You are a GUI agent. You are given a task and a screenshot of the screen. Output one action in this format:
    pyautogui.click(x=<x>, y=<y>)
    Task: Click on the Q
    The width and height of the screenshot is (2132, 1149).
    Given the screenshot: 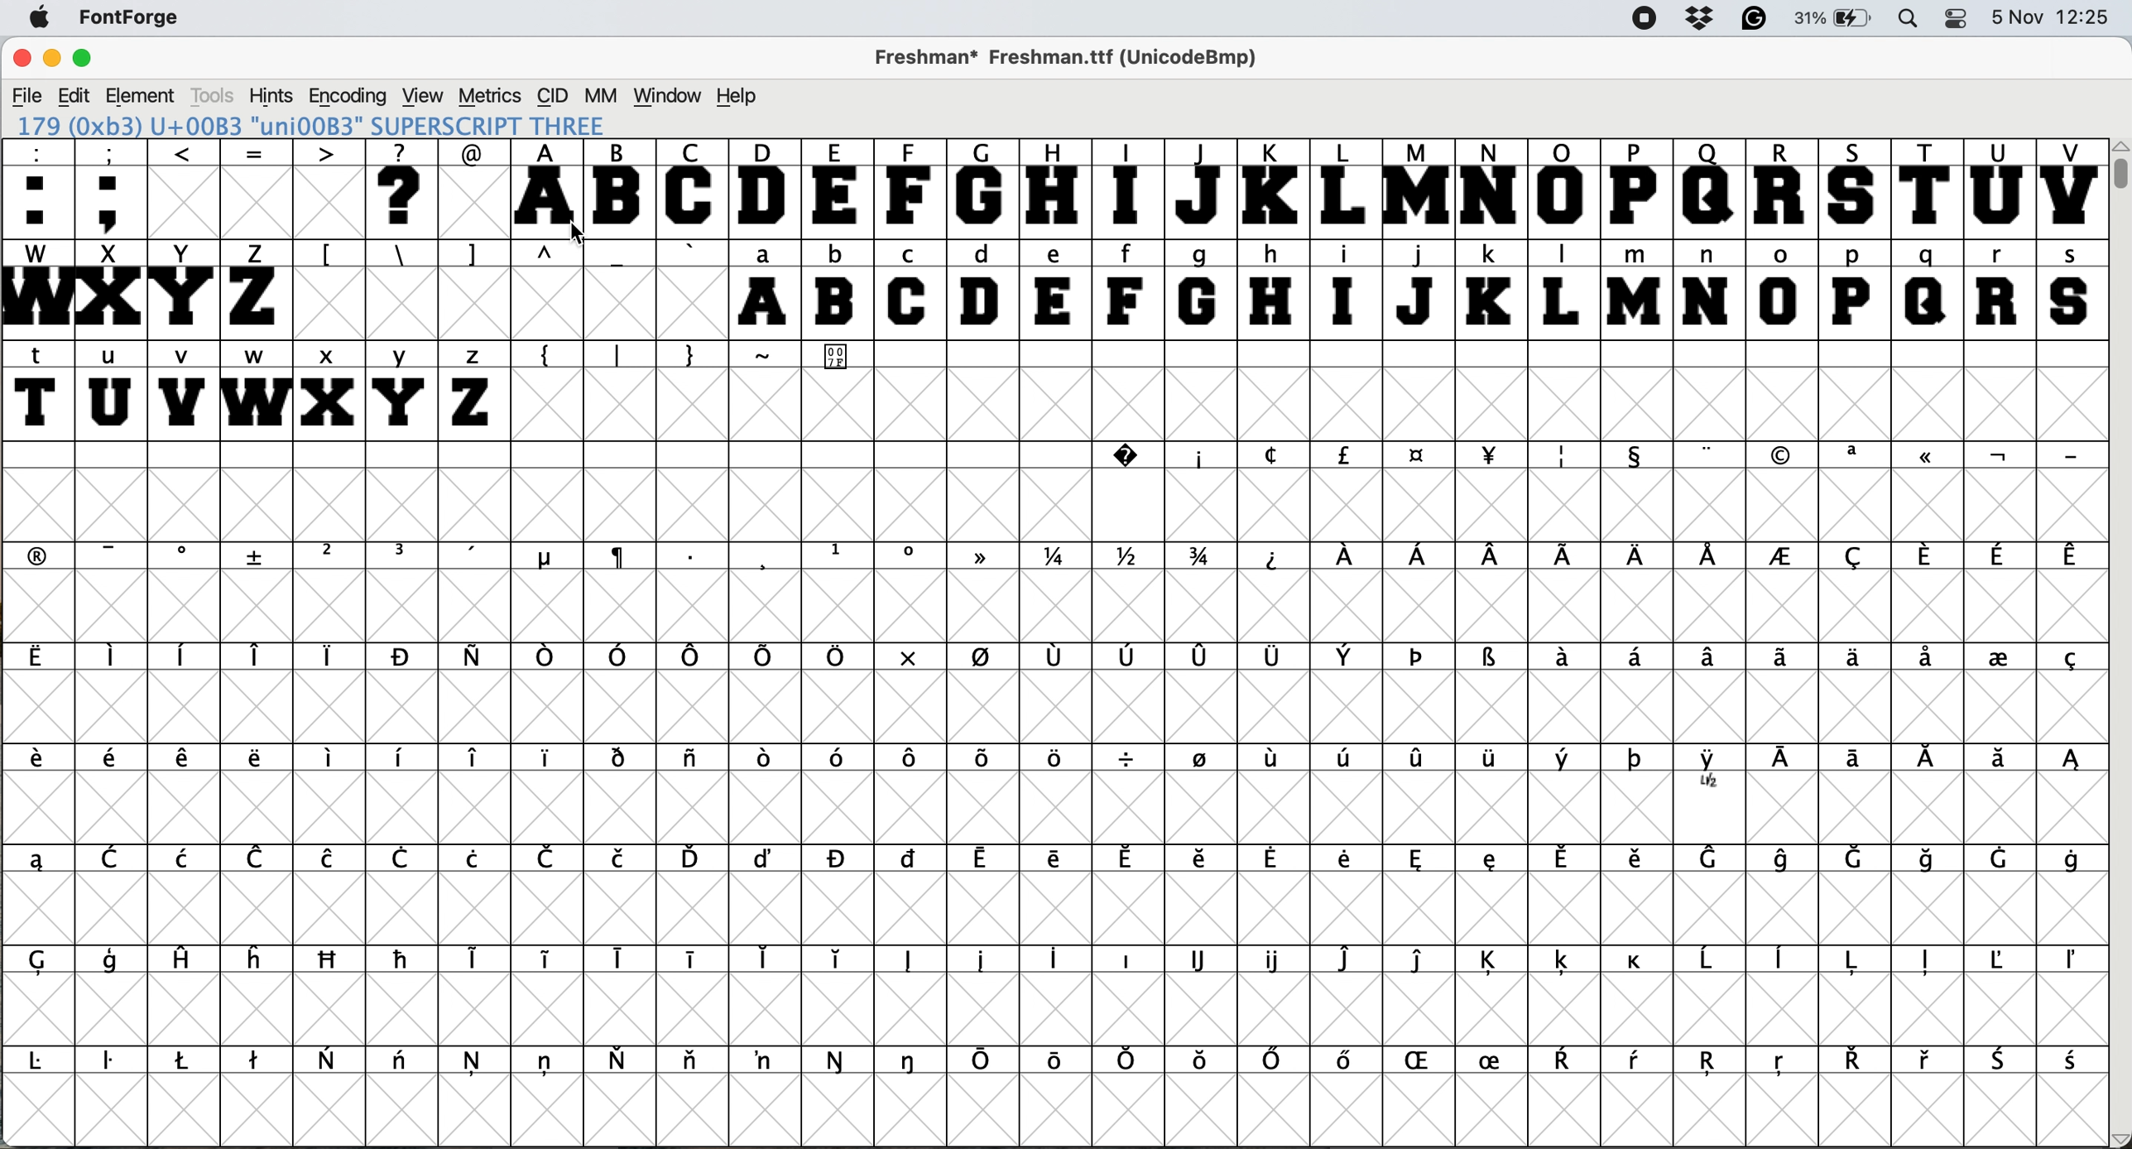 What is the action you would take?
    pyautogui.click(x=1710, y=189)
    